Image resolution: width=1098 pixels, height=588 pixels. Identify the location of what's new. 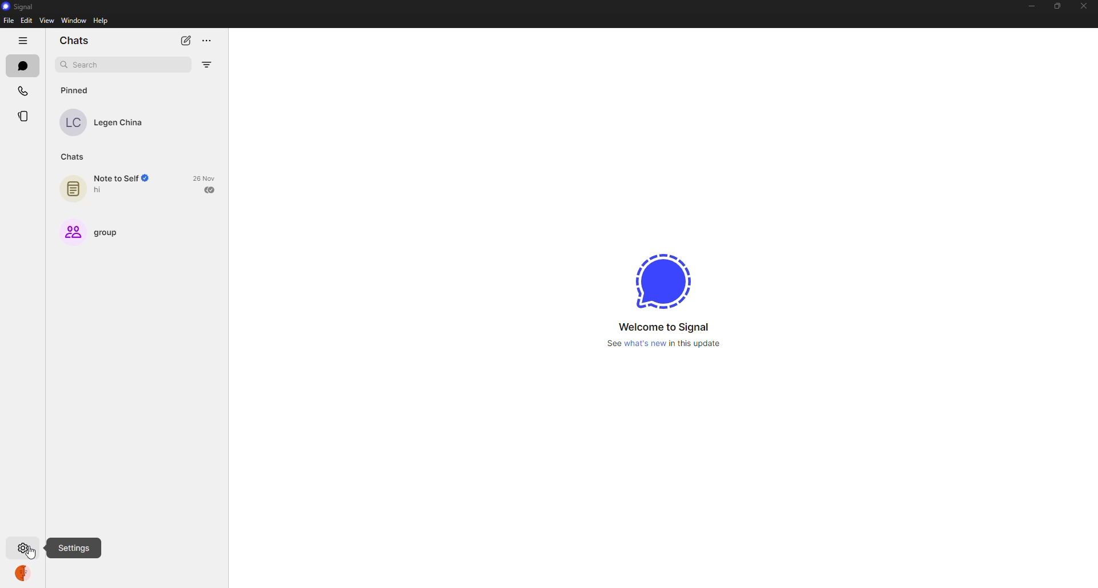
(663, 344).